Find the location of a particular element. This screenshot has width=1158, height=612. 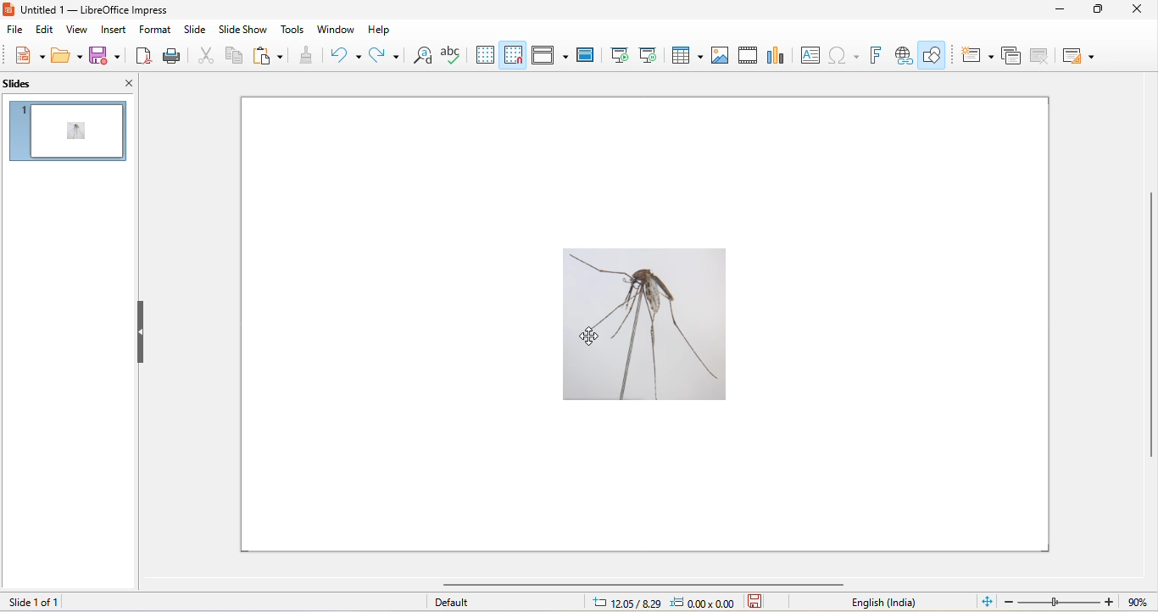

slideshow is located at coordinates (242, 30).